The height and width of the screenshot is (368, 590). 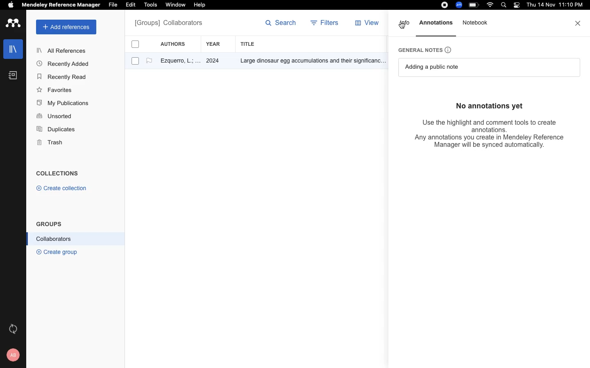 What do you see at coordinates (113, 4) in the screenshot?
I see `File` at bounding box center [113, 4].